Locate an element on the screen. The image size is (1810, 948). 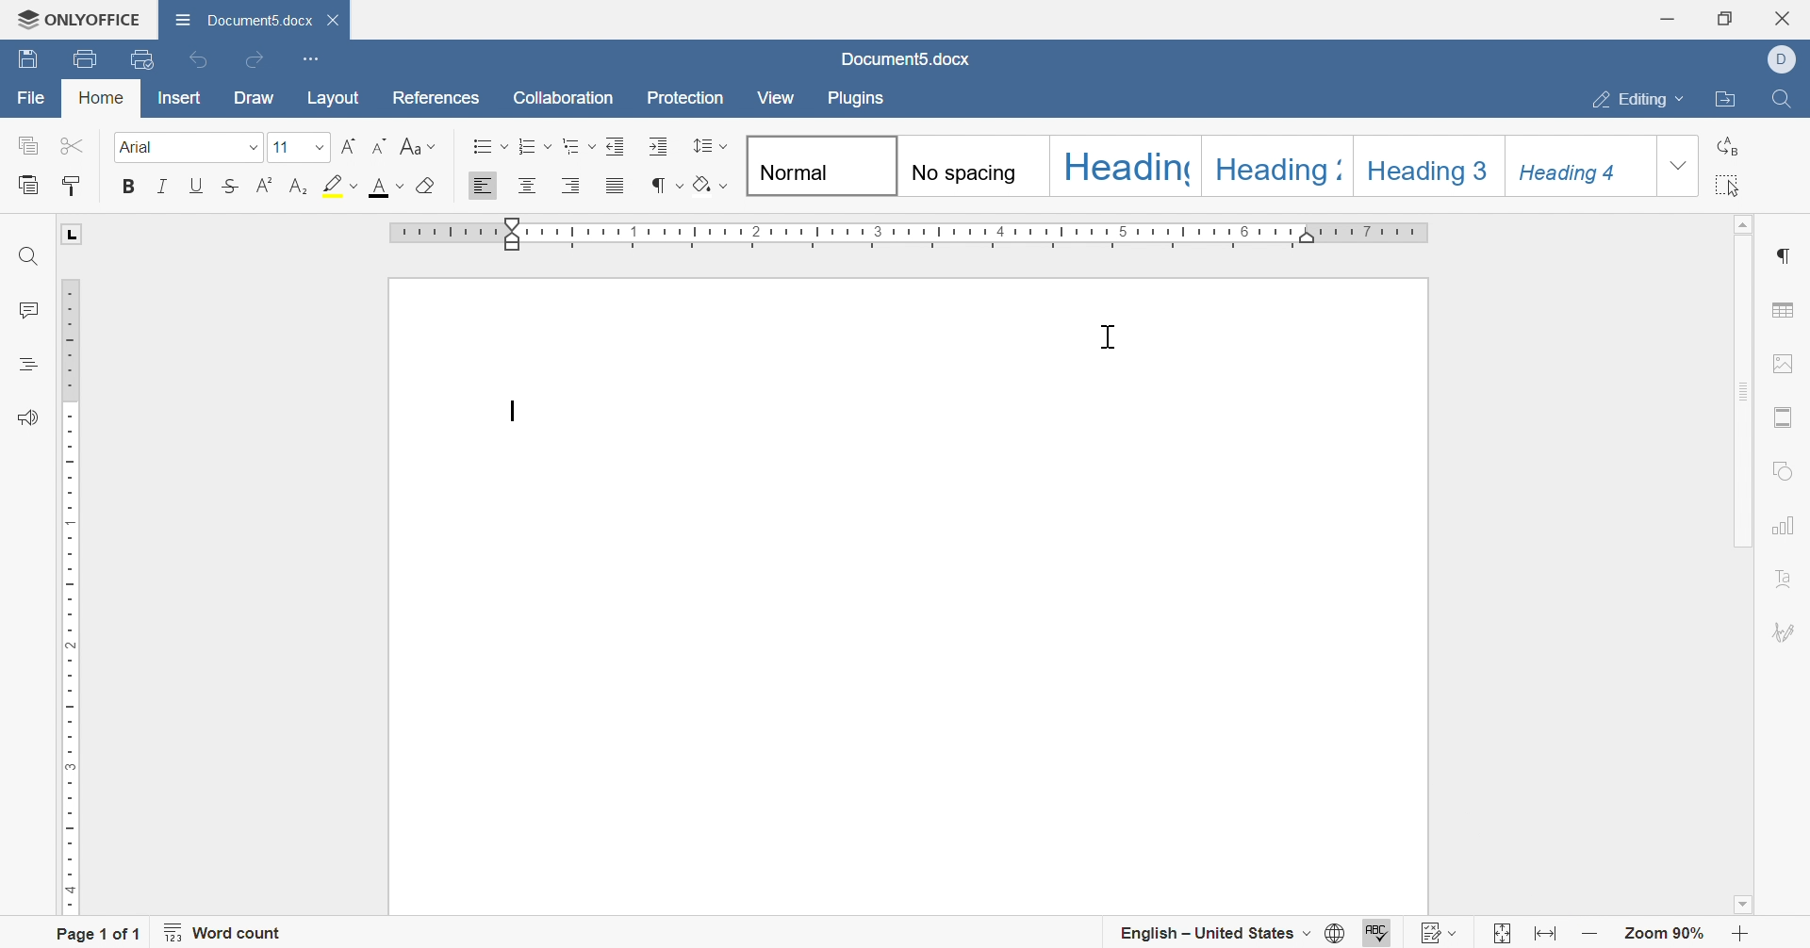
No spacing is located at coordinates (969, 164).